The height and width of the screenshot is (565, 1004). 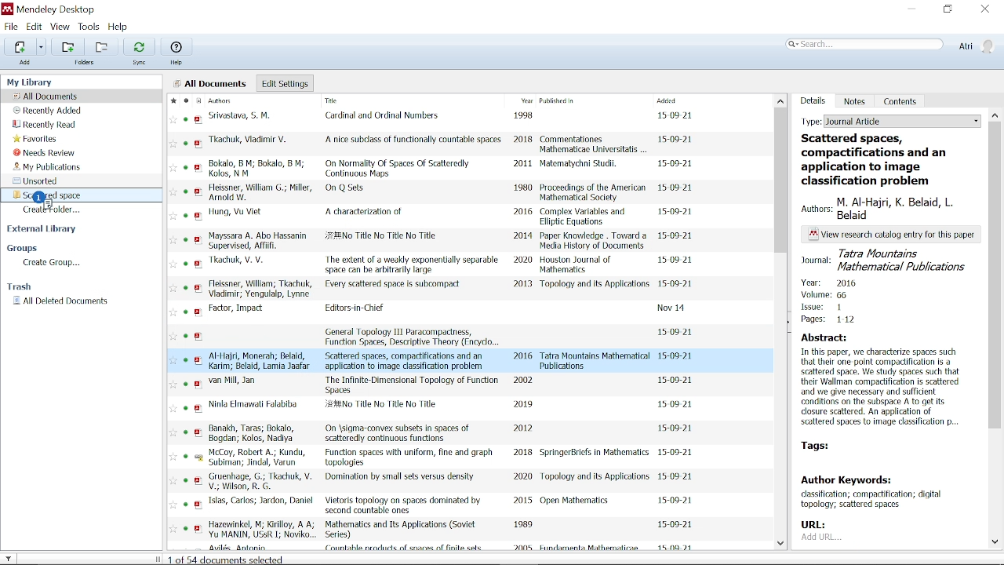 What do you see at coordinates (864, 45) in the screenshot?
I see `Search` at bounding box center [864, 45].